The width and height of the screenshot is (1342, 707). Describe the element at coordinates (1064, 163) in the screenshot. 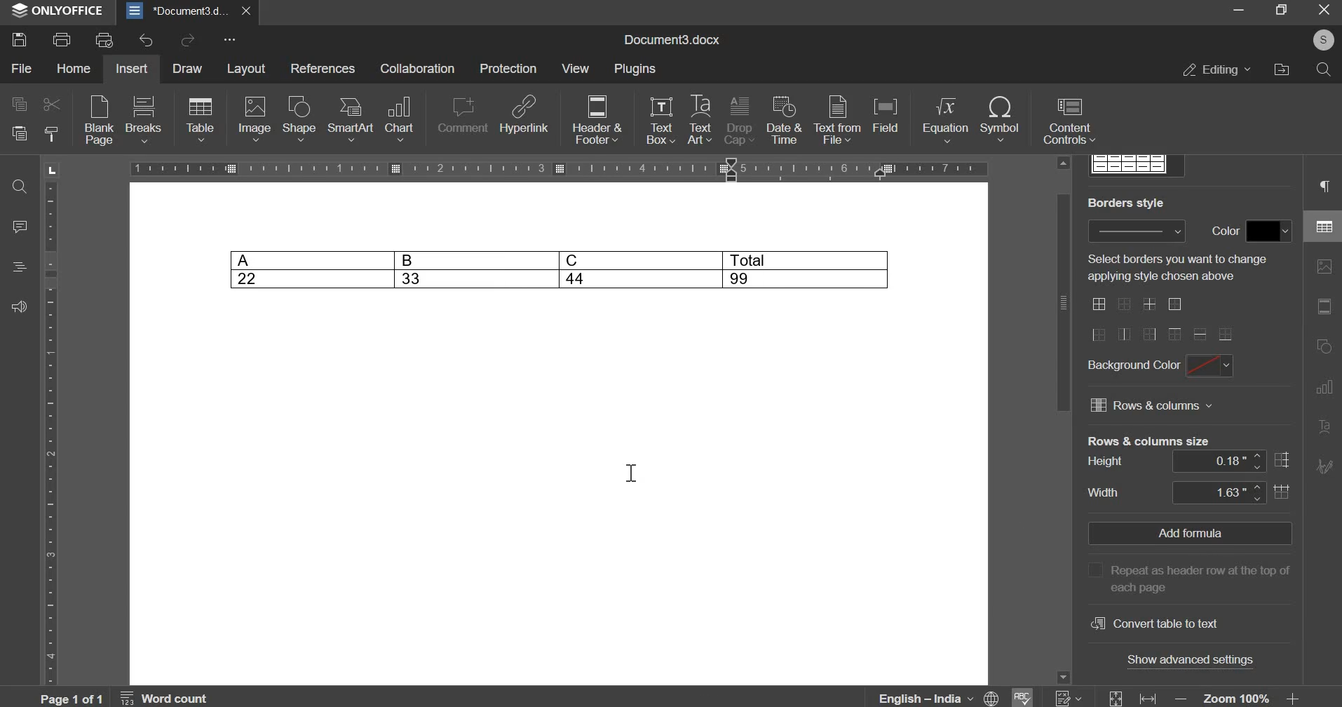

I see `scroll up` at that location.